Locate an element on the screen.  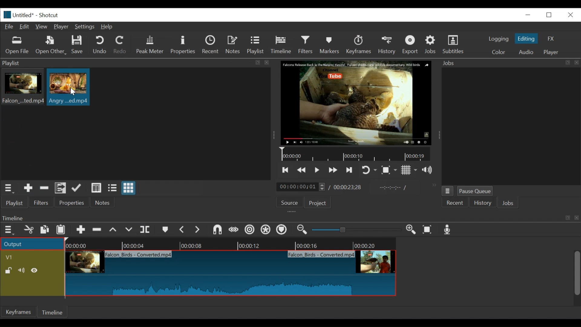
Filters is located at coordinates (307, 45).